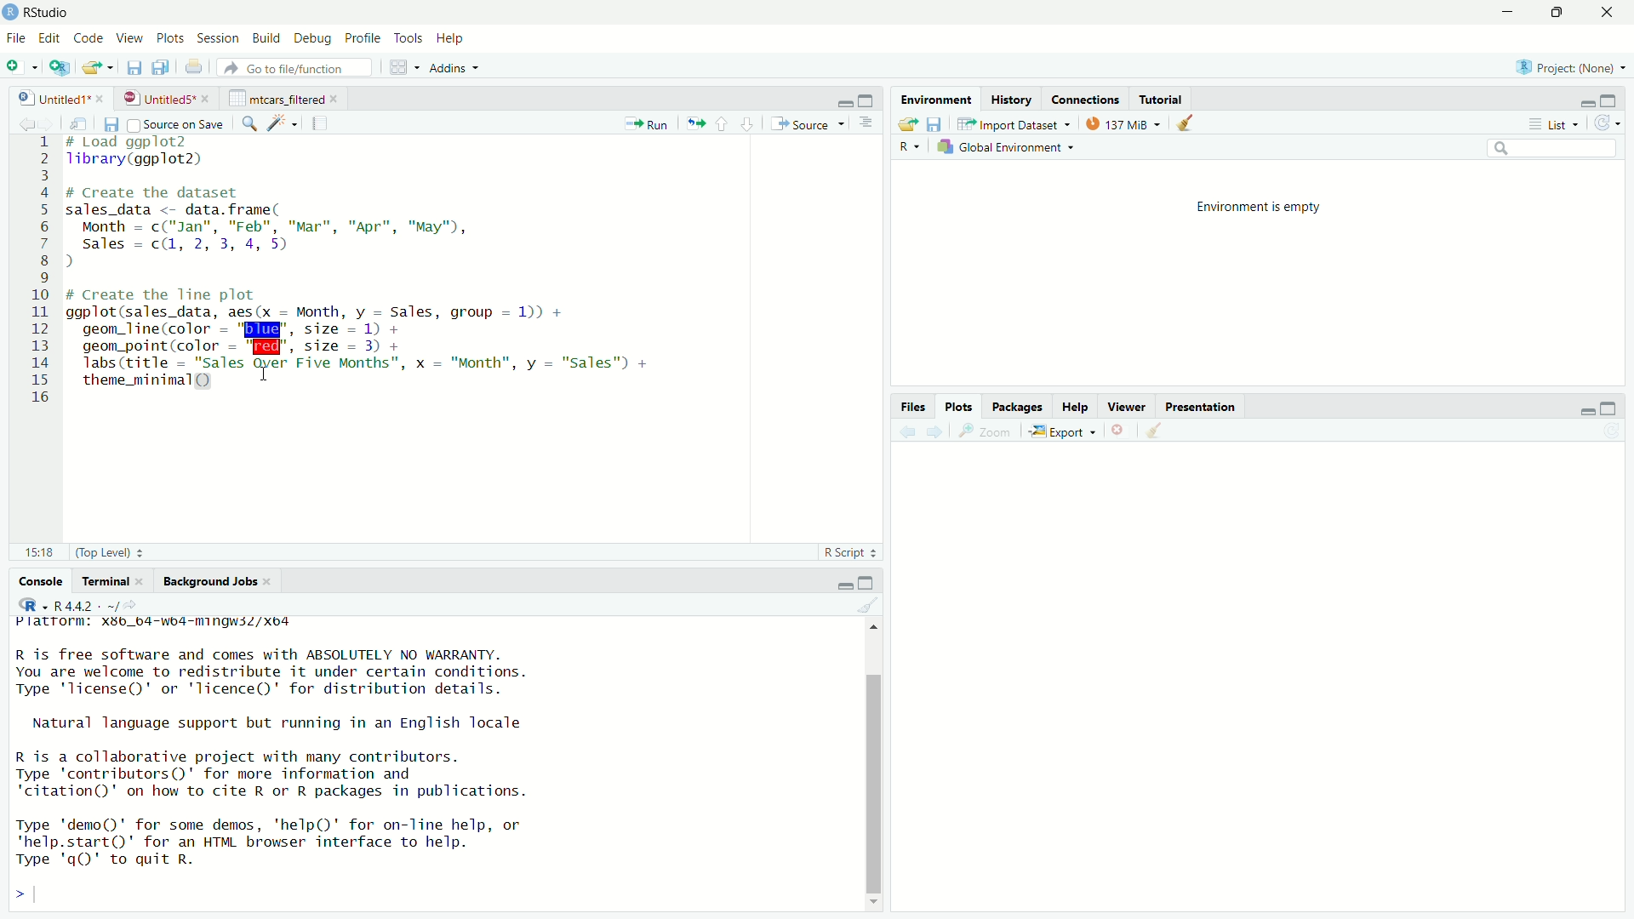 The width and height of the screenshot is (1634, 919). I want to click on session, so click(219, 39).